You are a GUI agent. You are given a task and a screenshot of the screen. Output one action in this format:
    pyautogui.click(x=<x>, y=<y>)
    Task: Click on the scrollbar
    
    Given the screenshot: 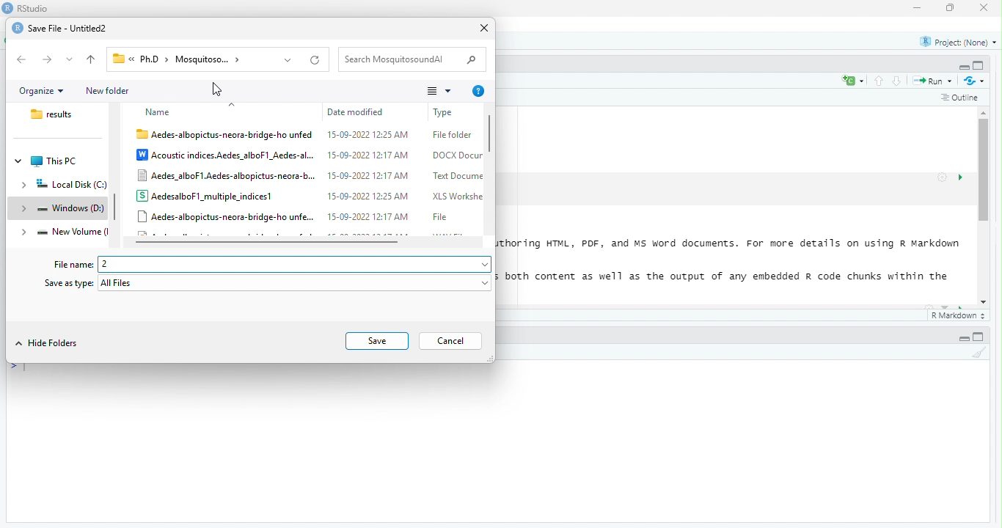 What is the action you would take?
    pyautogui.click(x=984, y=207)
    